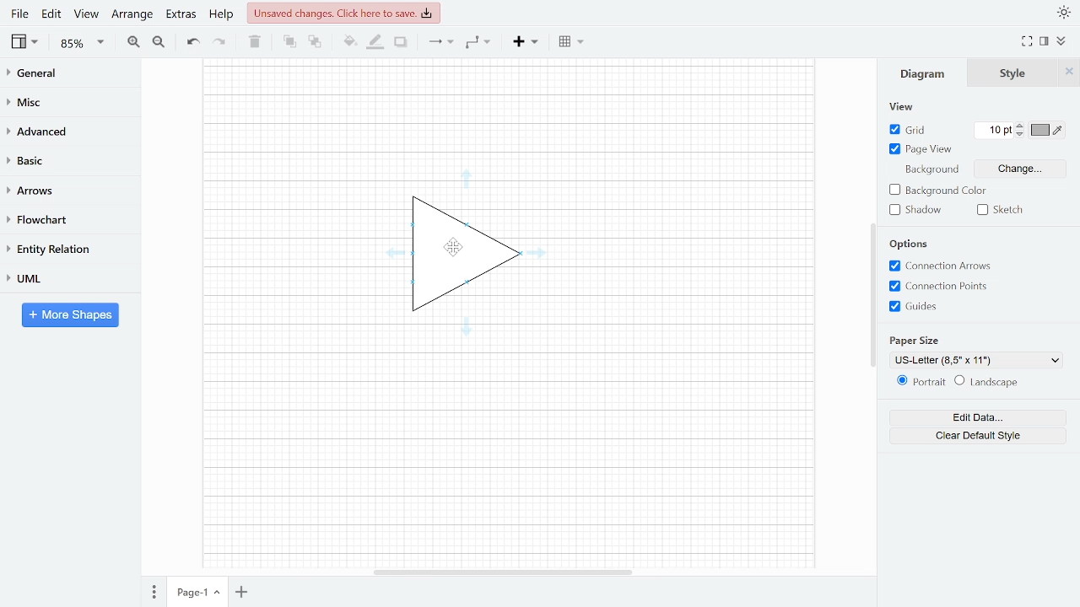 The height and width of the screenshot is (607, 1080). Describe the element at coordinates (70, 314) in the screenshot. I see `More shapes` at that location.